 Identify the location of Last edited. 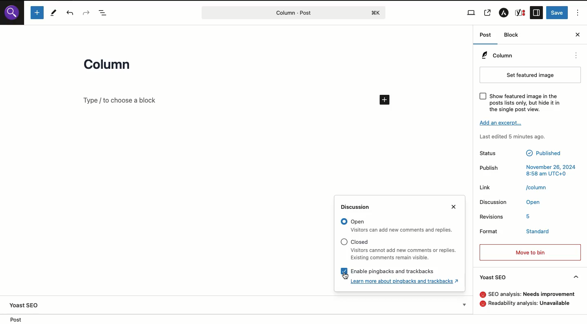
(513, 138).